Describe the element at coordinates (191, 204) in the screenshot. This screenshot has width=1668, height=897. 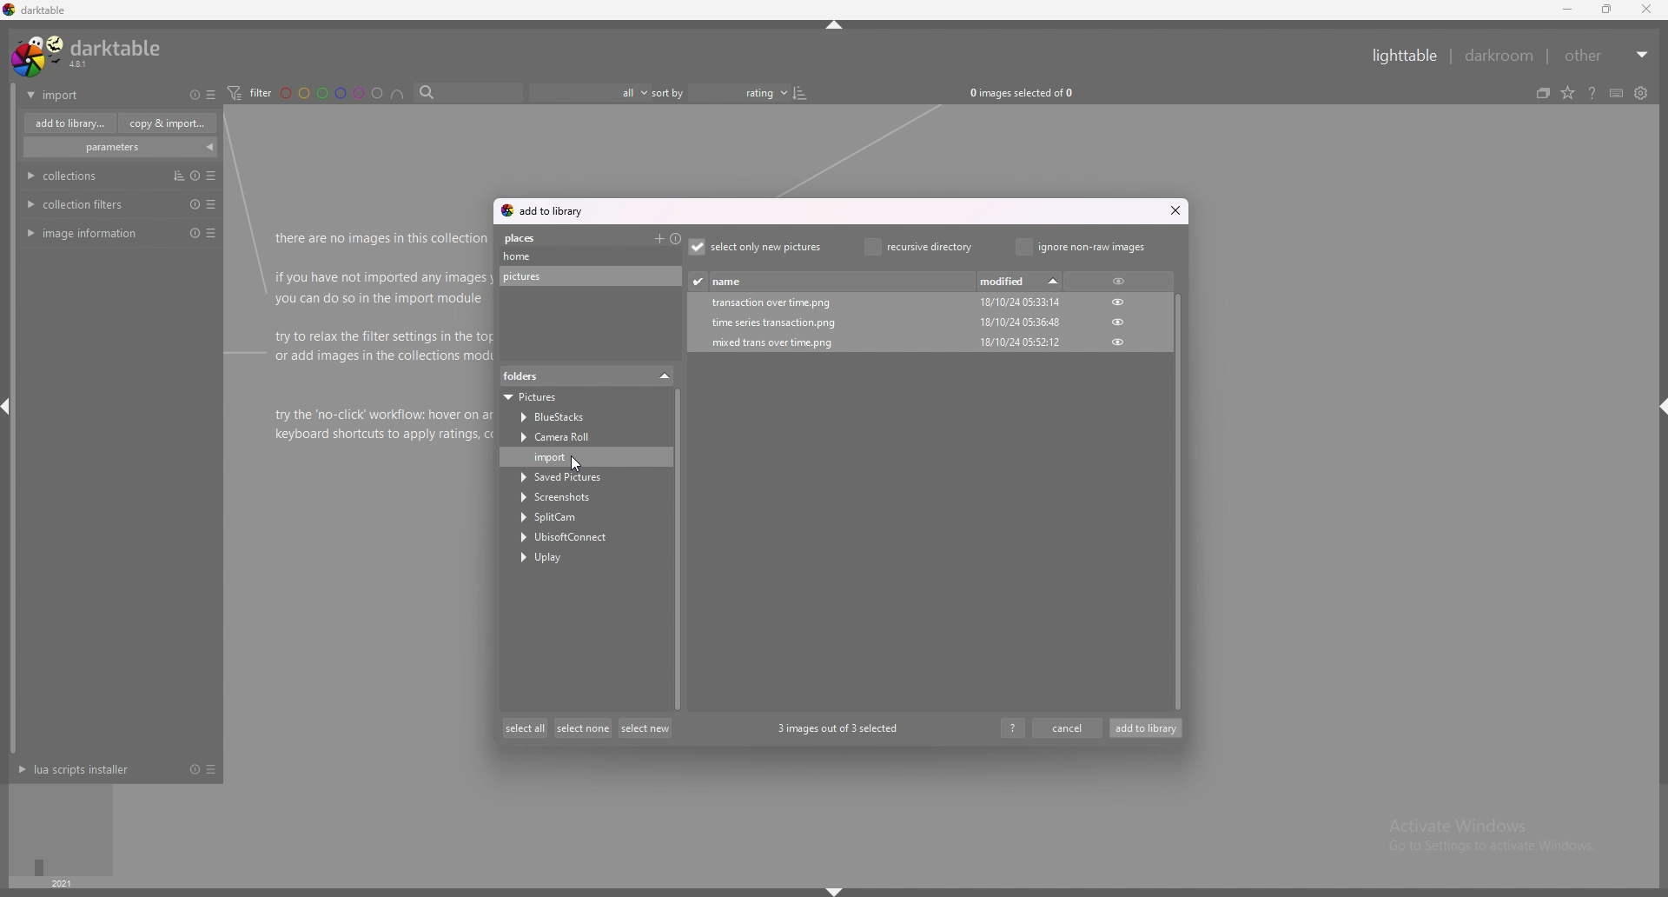
I see `reset` at that location.